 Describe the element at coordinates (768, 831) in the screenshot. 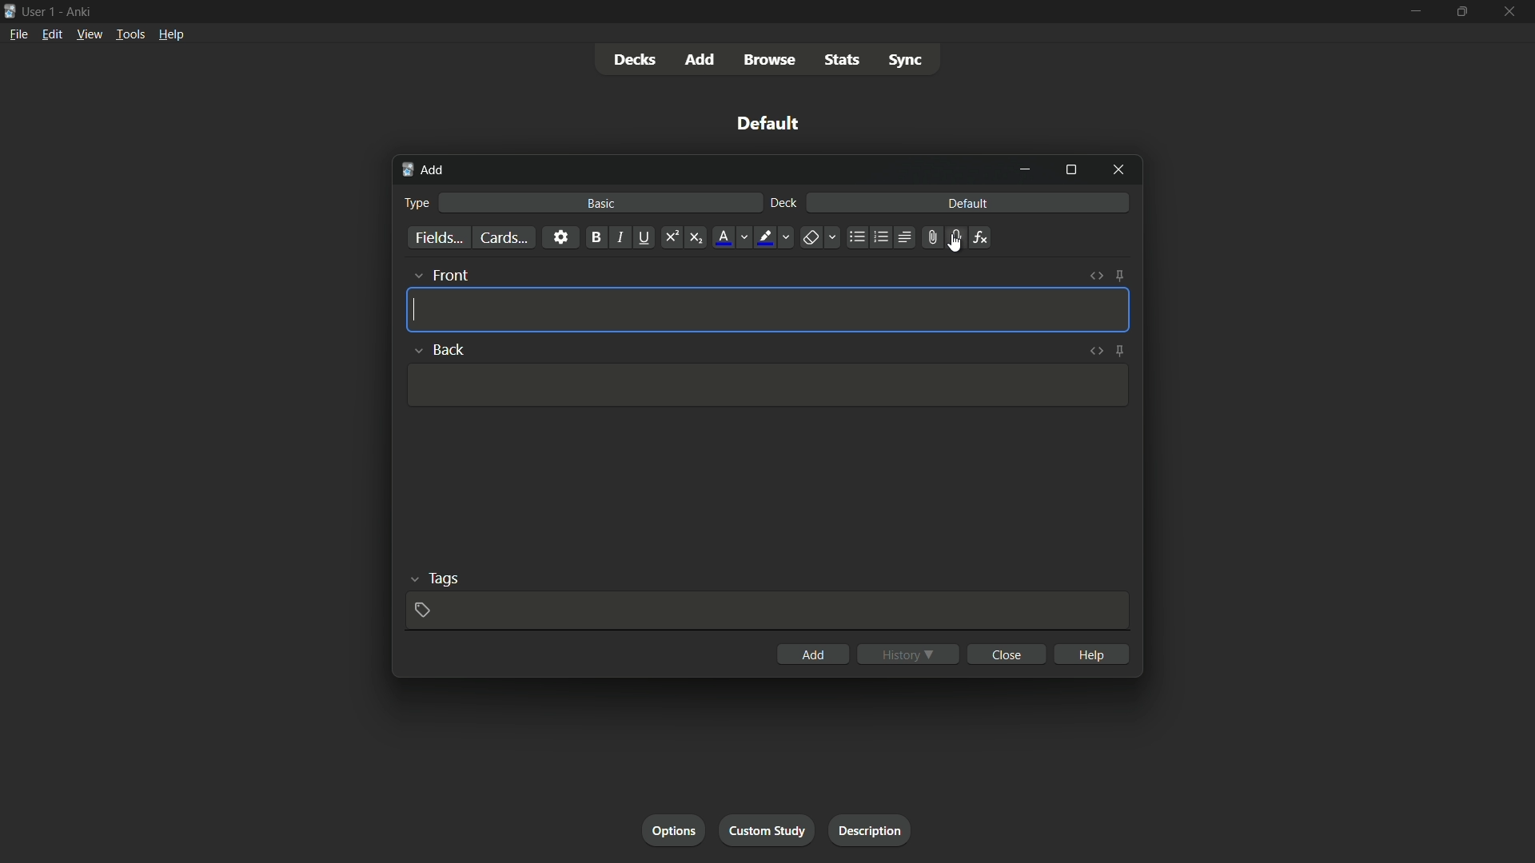

I see `custom study` at that location.